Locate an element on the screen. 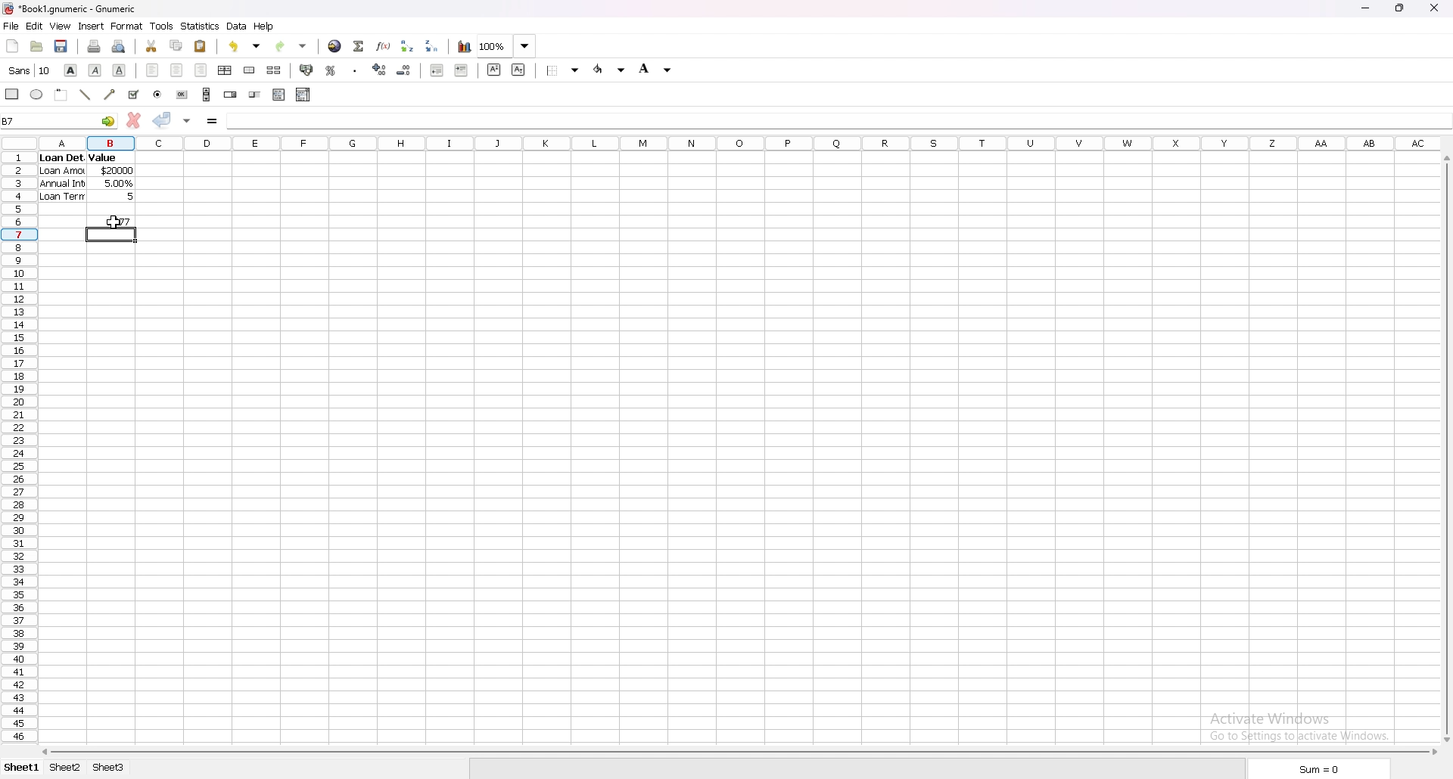 Image resolution: width=1453 pixels, height=779 pixels. font is located at coordinates (30, 70).